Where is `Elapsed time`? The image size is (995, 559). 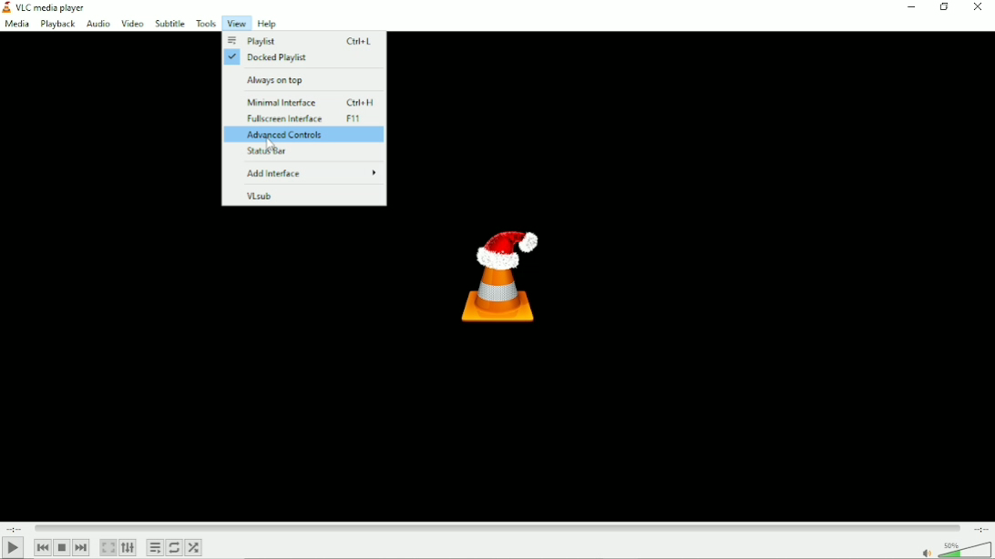
Elapsed time is located at coordinates (14, 527).